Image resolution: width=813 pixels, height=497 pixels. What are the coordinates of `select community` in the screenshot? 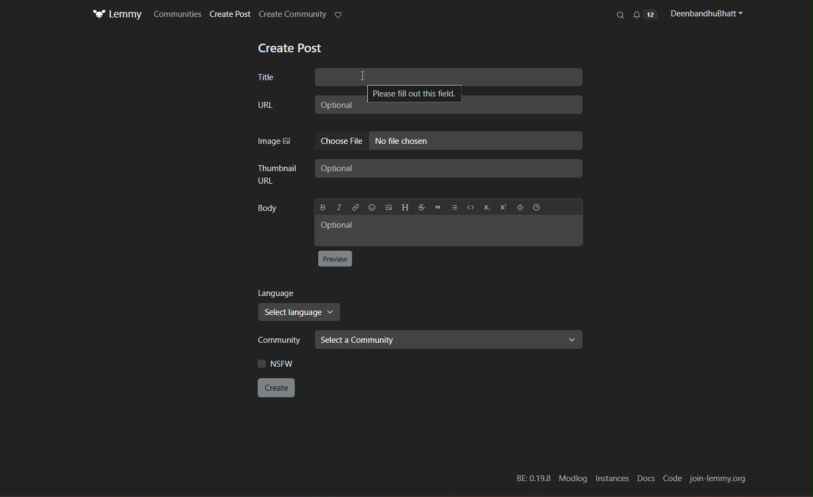 It's located at (449, 339).